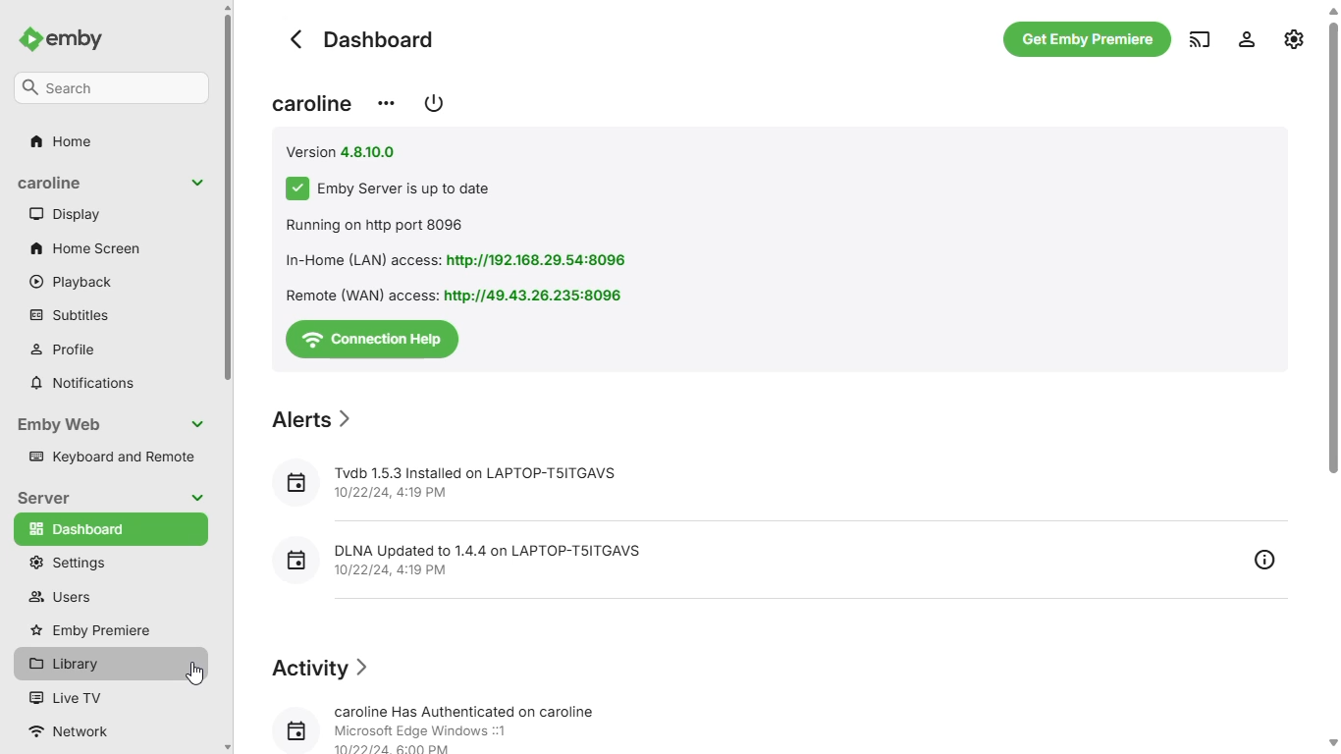 This screenshot has width=1341, height=754. What do you see at coordinates (66, 349) in the screenshot?
I see `profile` at bounding box center [66, 349].